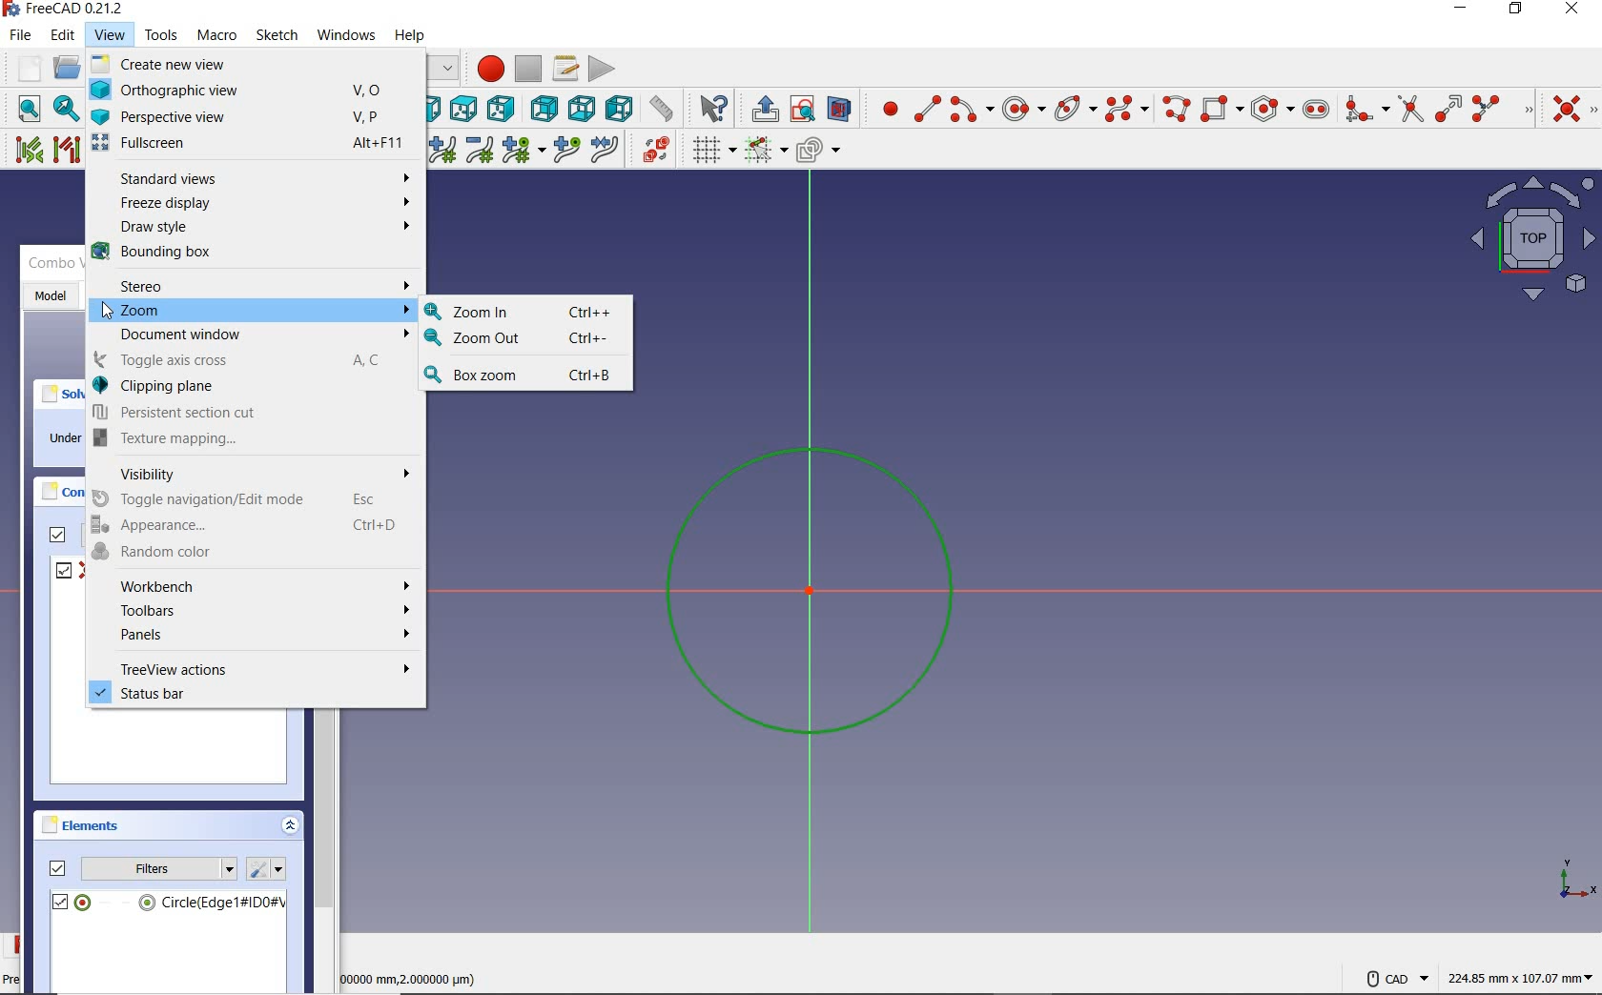  What do you see at coordinates (256, 498) in the screenshot?
I see `Toggle navigation/Edit mode` at bounding box center [256, 498].